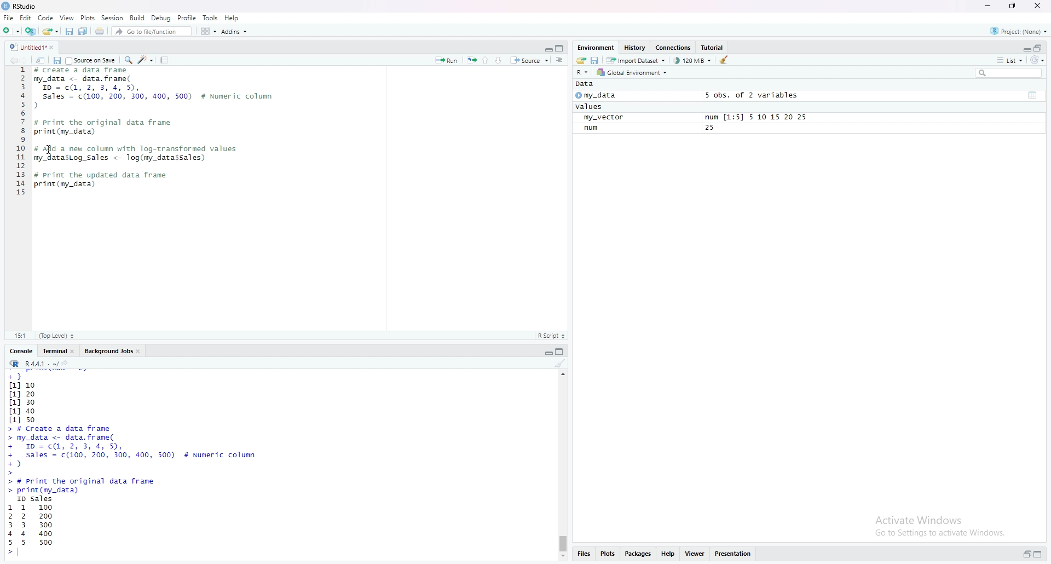 This screenshot has height=564, width=1051. I want to click on presentation, so click(735, 556).